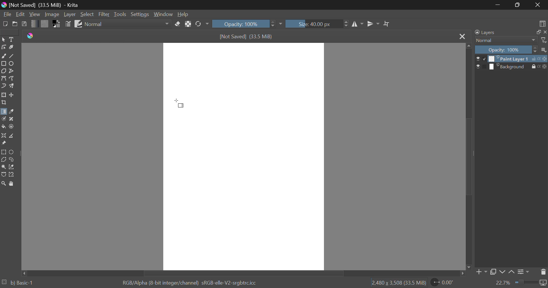 The image size is (548, 288). I want to click on Choose Workspace, so click(541, 23).